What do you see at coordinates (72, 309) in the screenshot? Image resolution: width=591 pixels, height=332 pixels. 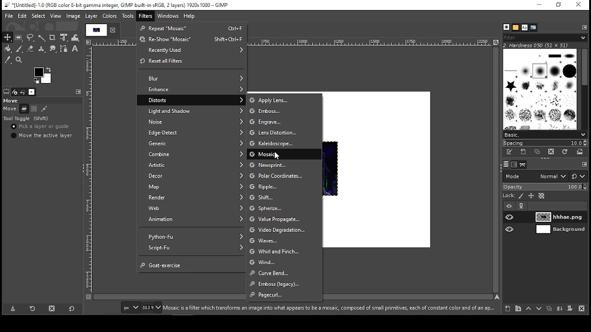 I see `restore to defaults` at bounding box center [72, 309].